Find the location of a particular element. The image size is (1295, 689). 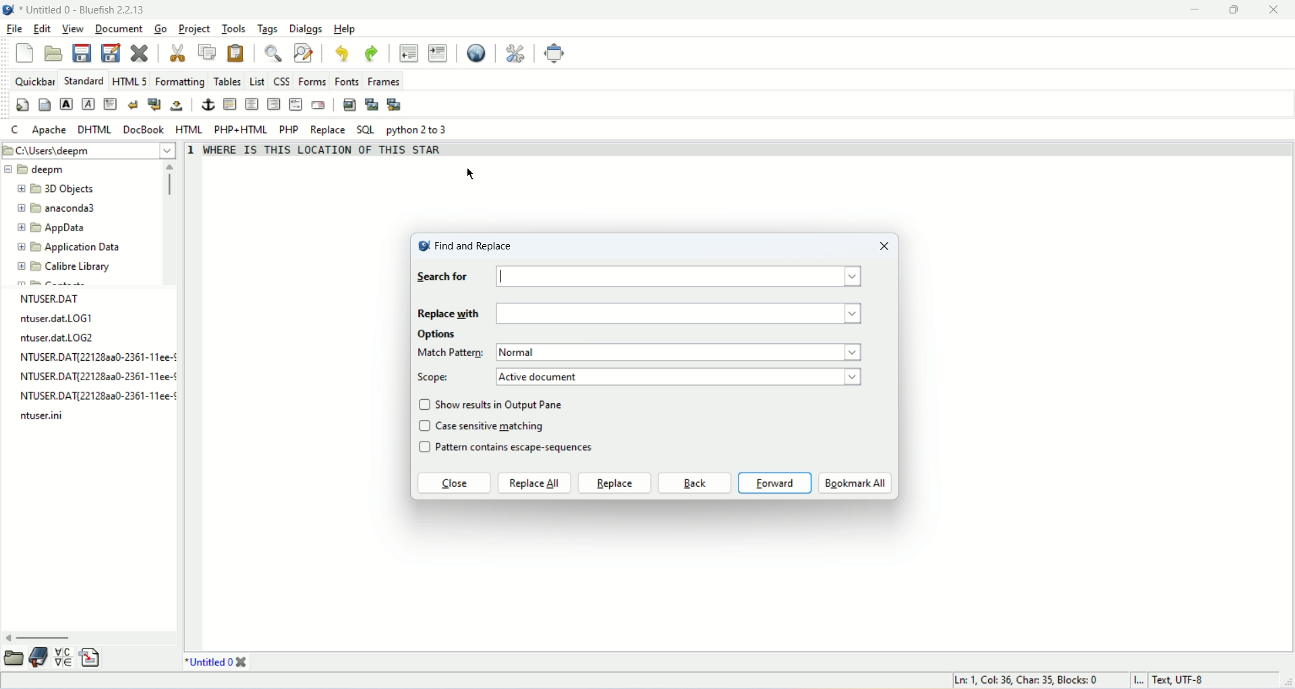

file name is located at coordinates (42, 415).